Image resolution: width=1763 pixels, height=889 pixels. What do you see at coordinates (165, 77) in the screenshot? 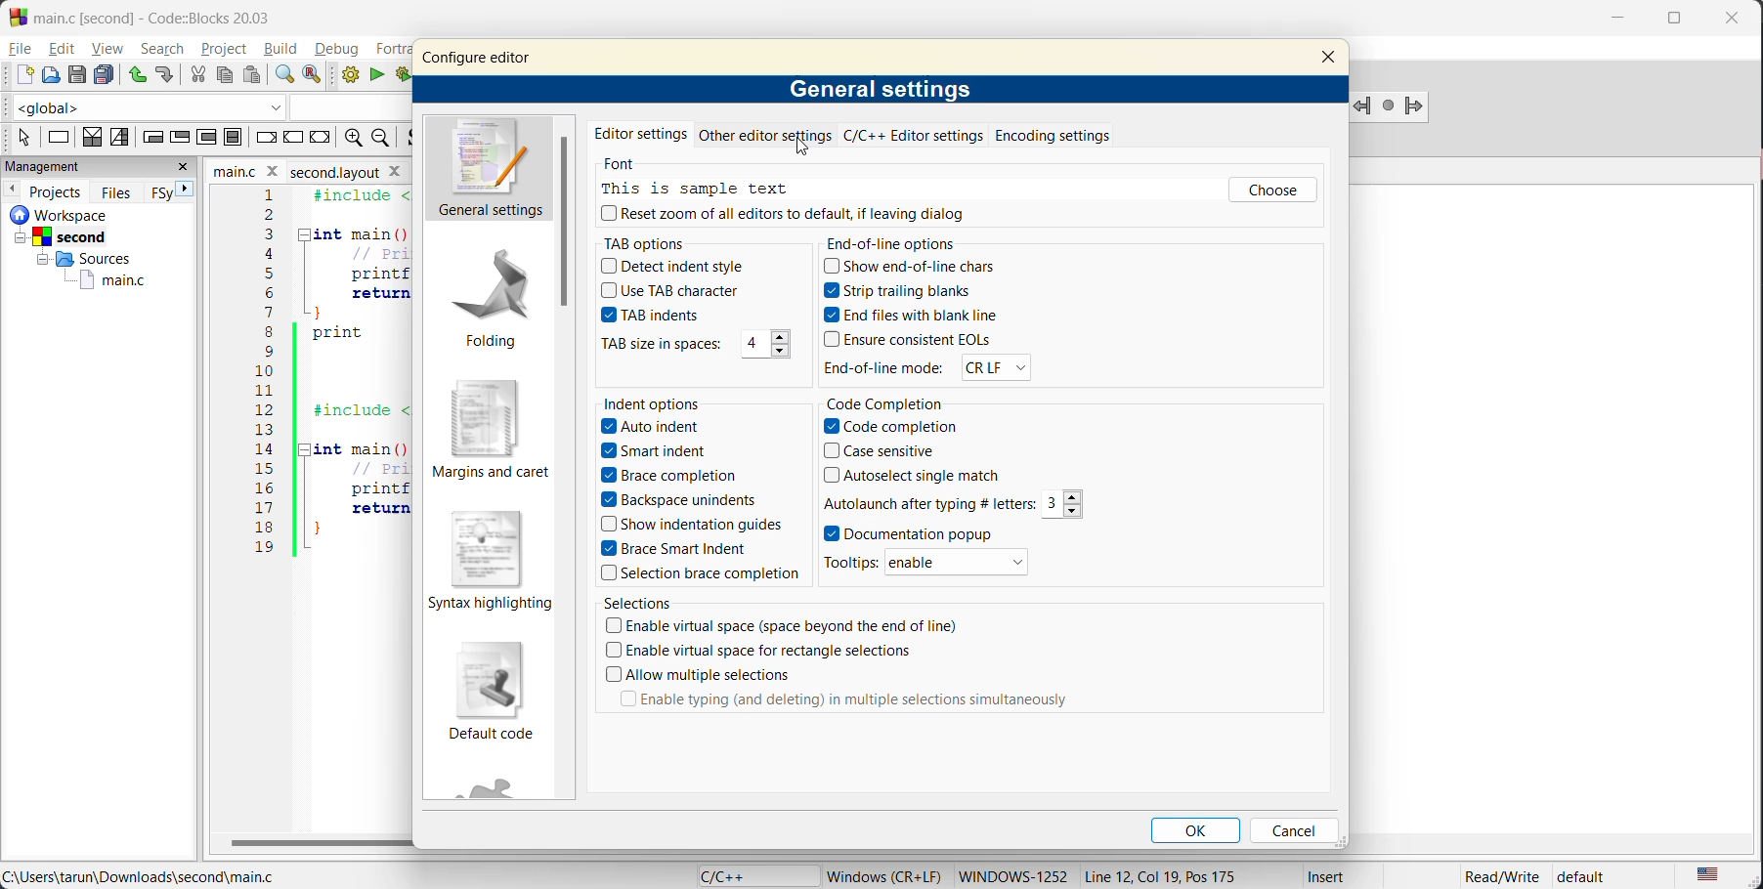
I see `redo` at bounding box center [165, 77].